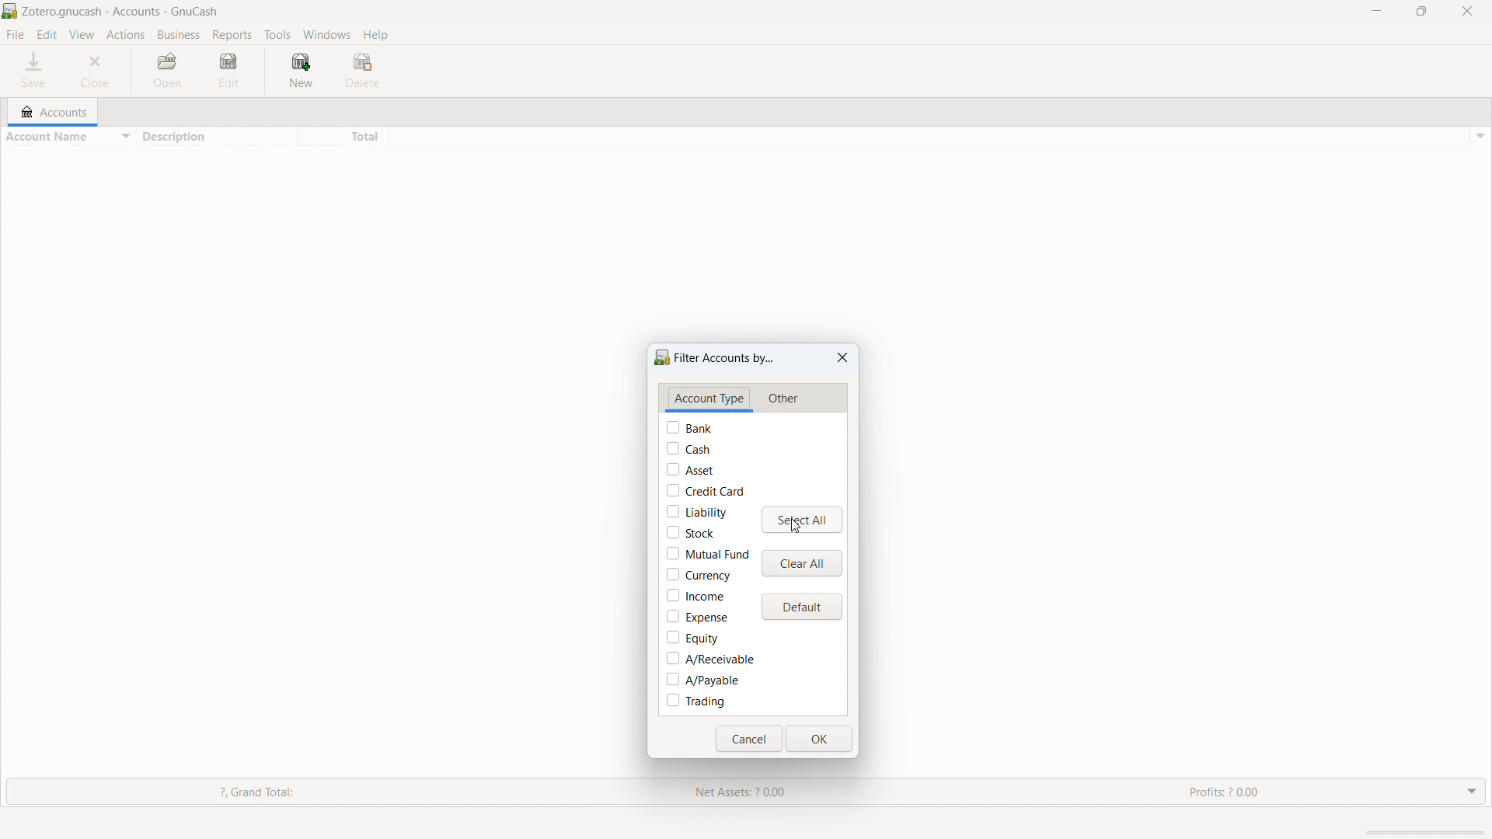 The height and width of the screenshot is (839, 1492). What do you see at coordinates (709, 399) in the screenshot?
I see `account type` at bounding box center [709, 399].